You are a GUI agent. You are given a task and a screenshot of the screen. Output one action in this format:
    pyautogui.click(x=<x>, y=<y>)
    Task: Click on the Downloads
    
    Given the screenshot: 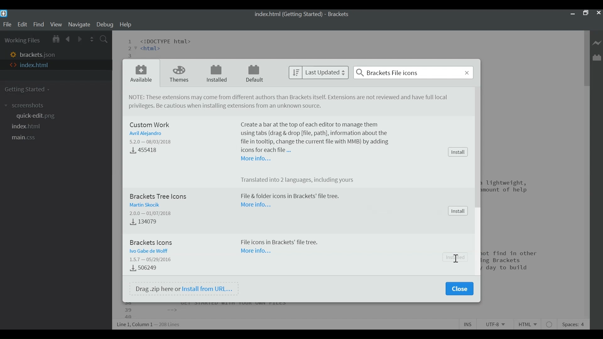 What is the action you would take?
    pyautogui.click(x=144, y=268)
    